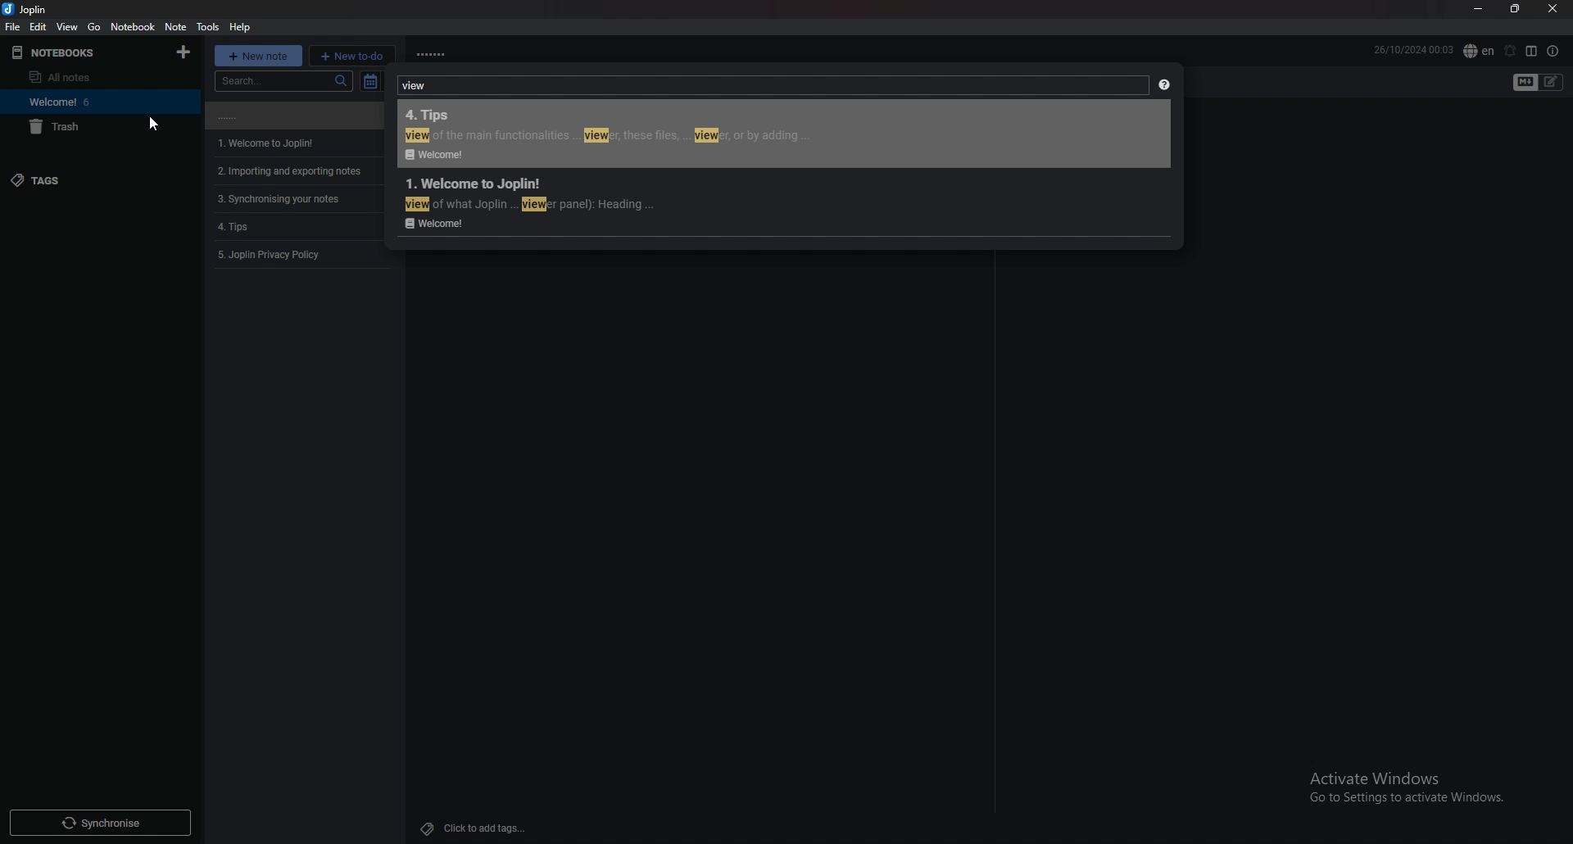 The image size is (1573, 844). What do you see at coordinates (51, 101) in the screenshot?
I see `welcome` at bounding box center [51, 101].